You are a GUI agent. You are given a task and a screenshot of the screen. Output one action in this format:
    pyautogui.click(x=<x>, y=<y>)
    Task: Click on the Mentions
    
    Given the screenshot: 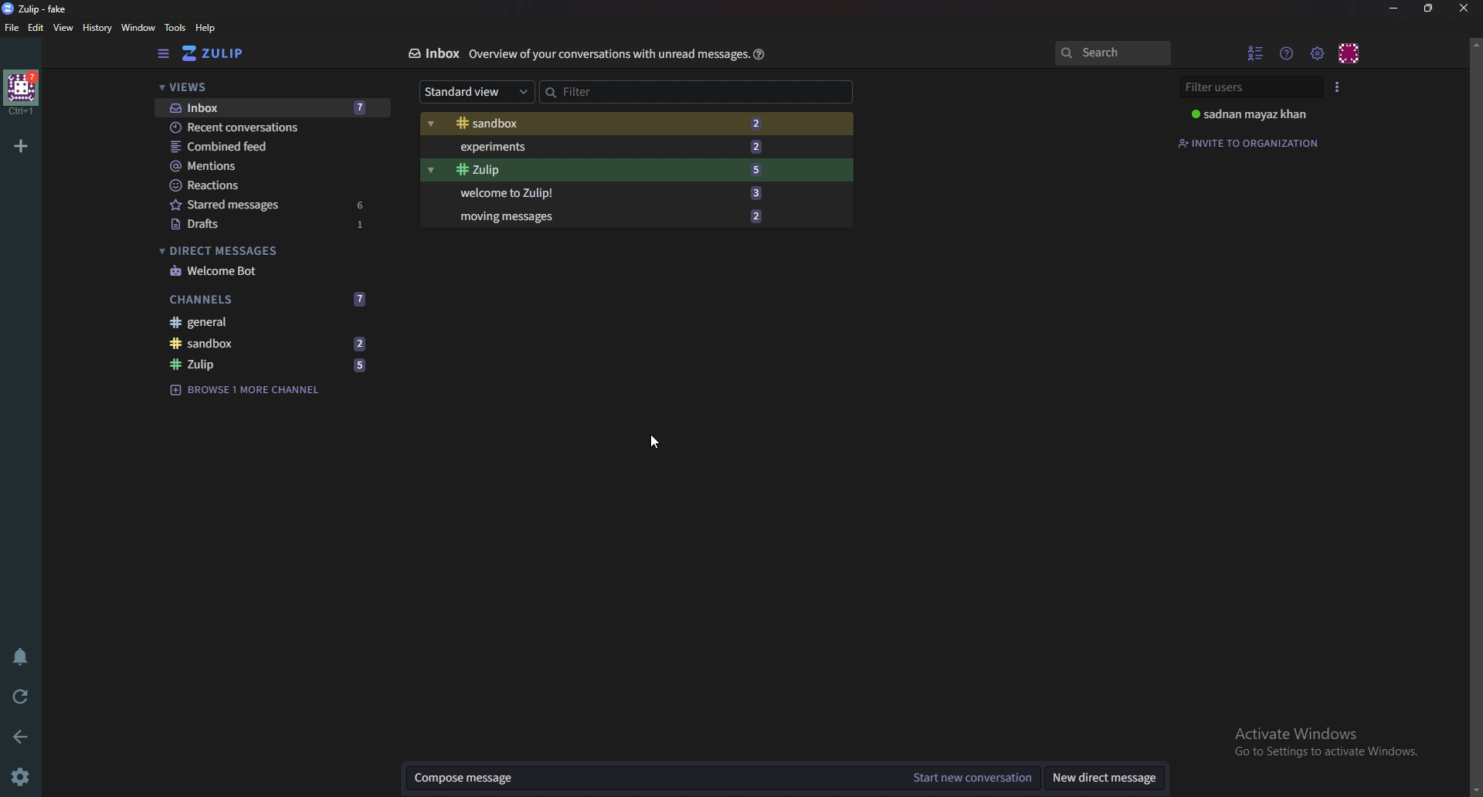 What is the action you would take?
    pyautogui.click(x=262, y=164)
    